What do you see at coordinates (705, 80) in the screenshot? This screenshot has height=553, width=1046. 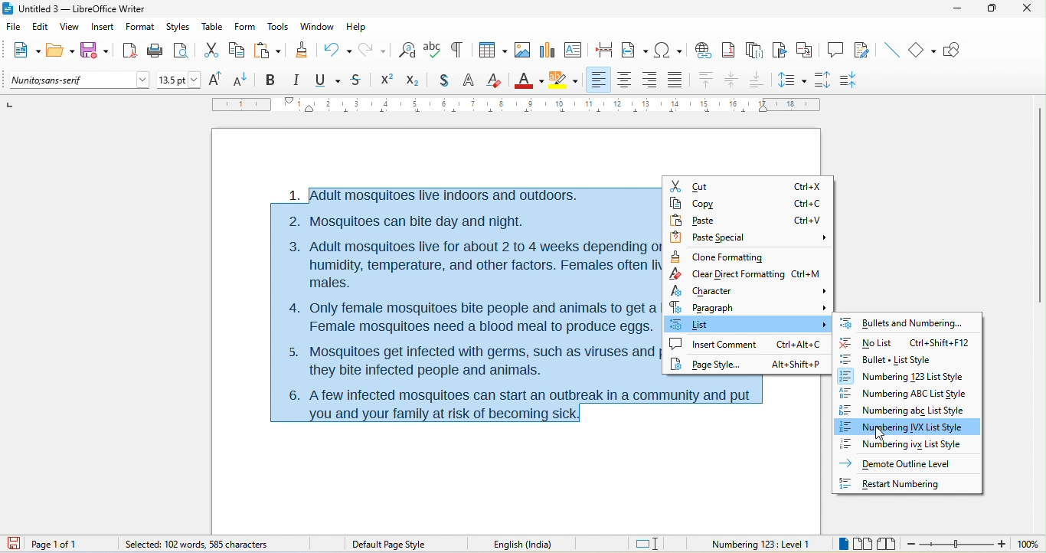 I see `align top` at bounding box center [705, 80].